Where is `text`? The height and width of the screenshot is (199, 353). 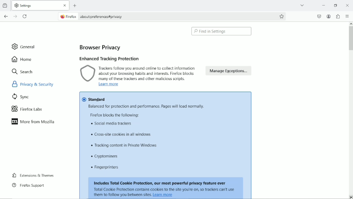
text is located at coordinates (121, 135).